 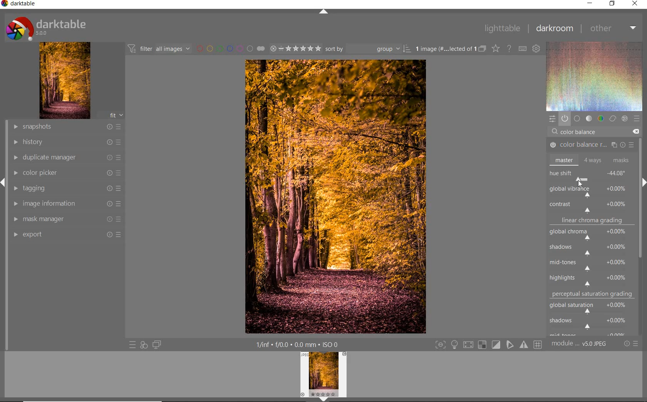 What do you see at coordinates (565, 118) in the screenshot?
I see `show only active module` at bounding box center [565, 118].